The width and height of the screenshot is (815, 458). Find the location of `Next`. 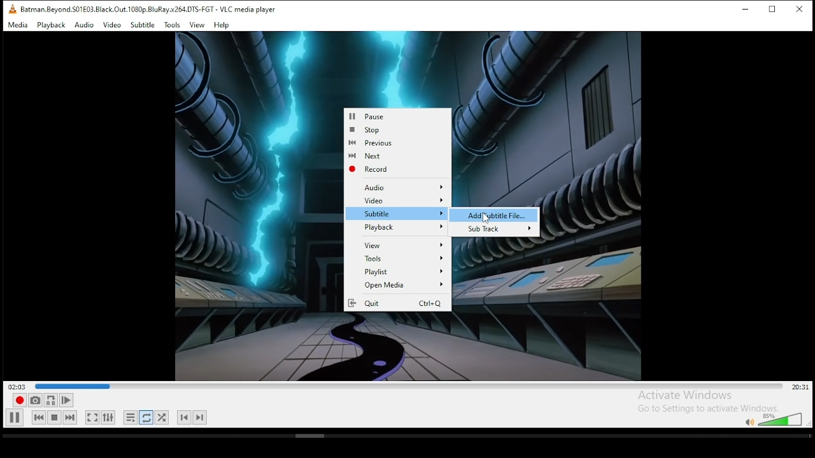

Next is located at coordinates (395, 156).